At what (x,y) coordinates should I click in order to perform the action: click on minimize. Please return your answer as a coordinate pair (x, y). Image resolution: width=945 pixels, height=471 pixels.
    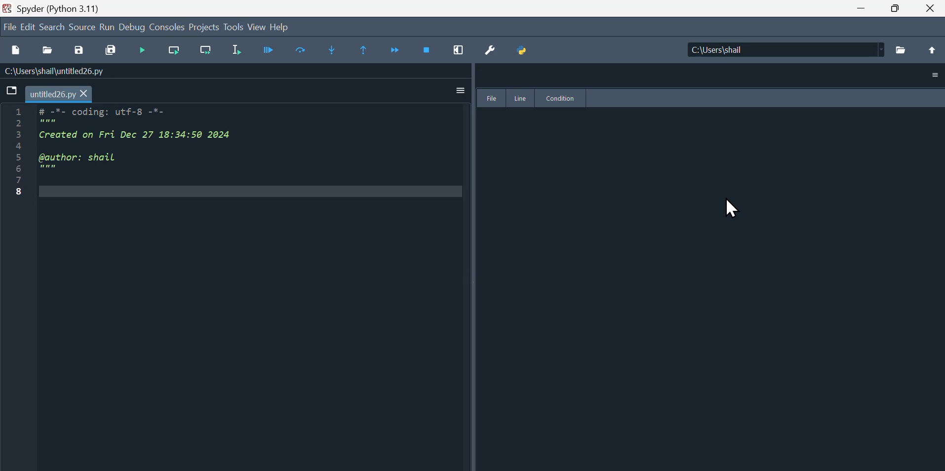
    Looking at the image, I should click on (862, 8).